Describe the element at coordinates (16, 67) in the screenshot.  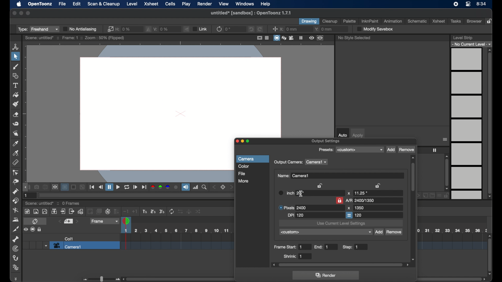
I see `brush tool` at that location.